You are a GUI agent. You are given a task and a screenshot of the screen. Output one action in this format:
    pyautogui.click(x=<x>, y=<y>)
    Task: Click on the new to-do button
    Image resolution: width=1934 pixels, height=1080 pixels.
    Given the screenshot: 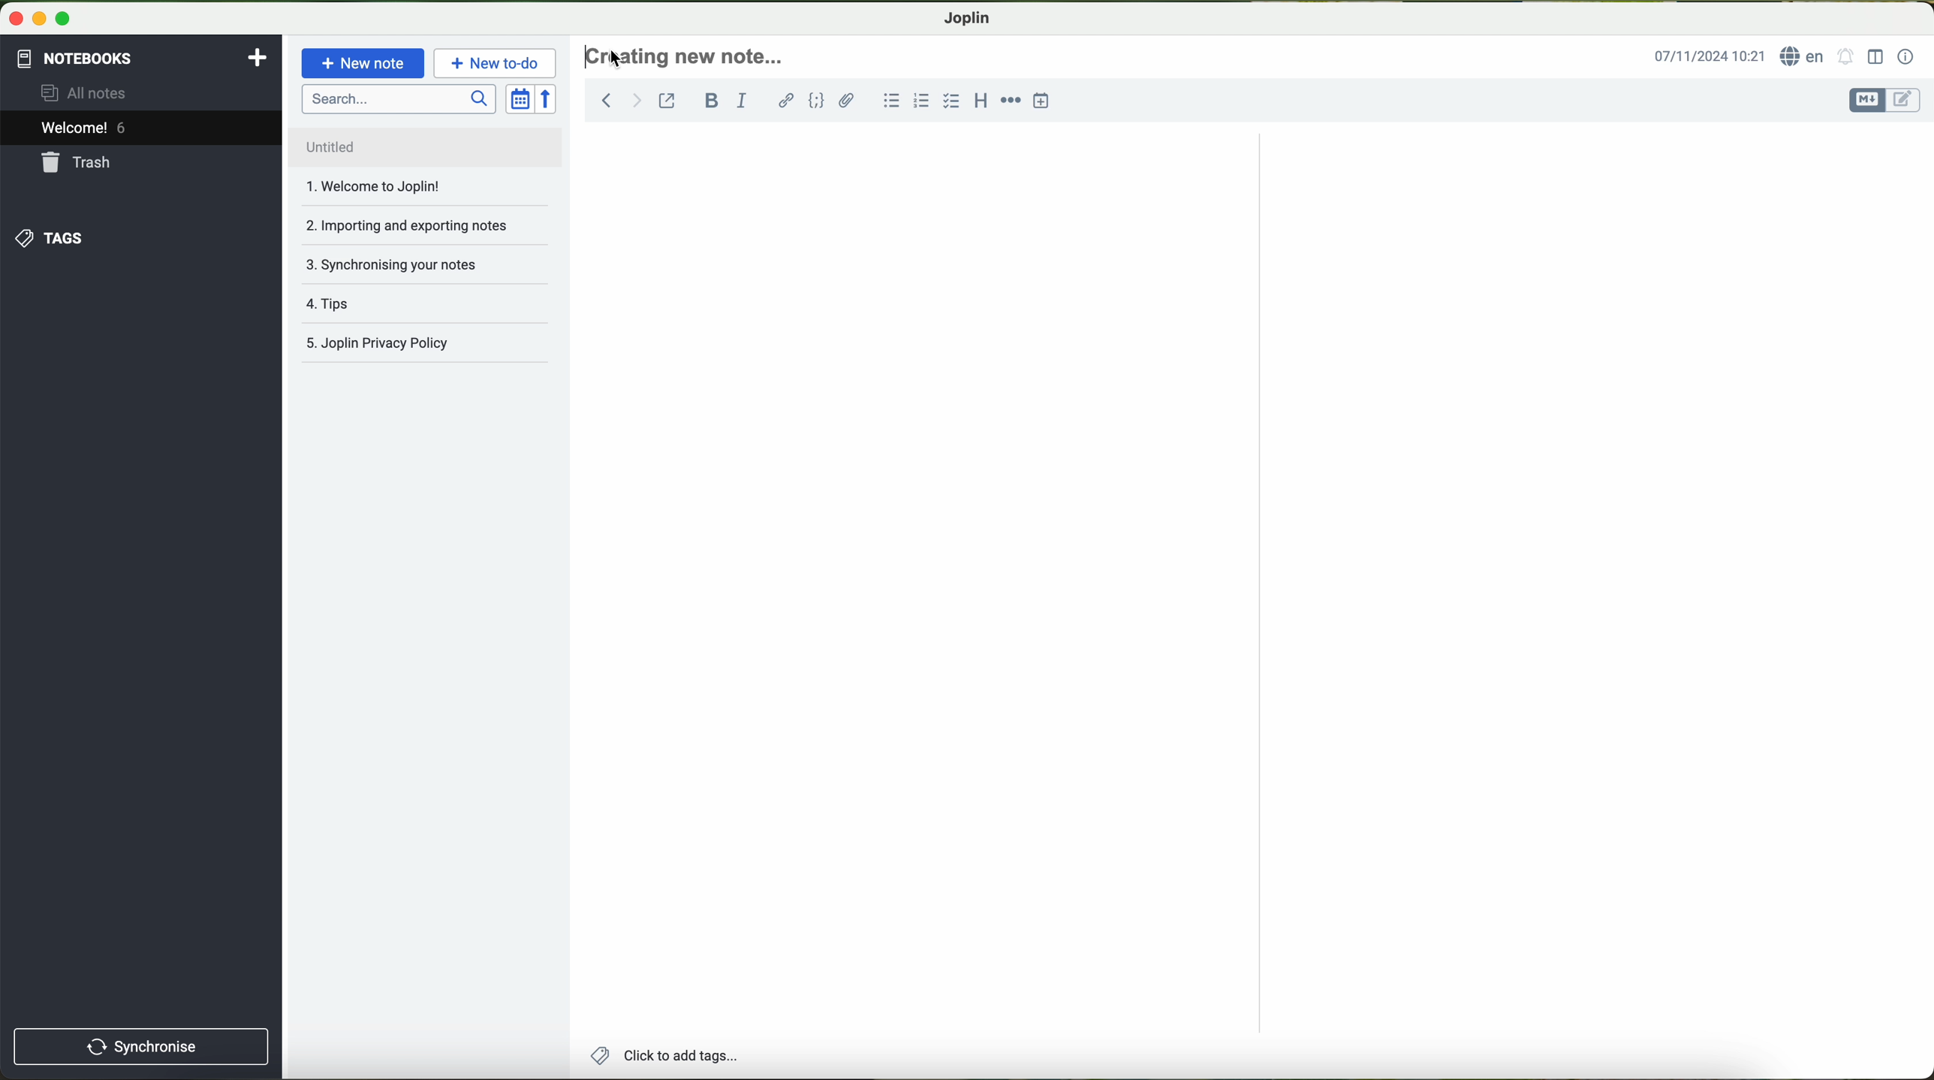 What is the action you would take?
    pyautogui.click(x=495, y=62)
    